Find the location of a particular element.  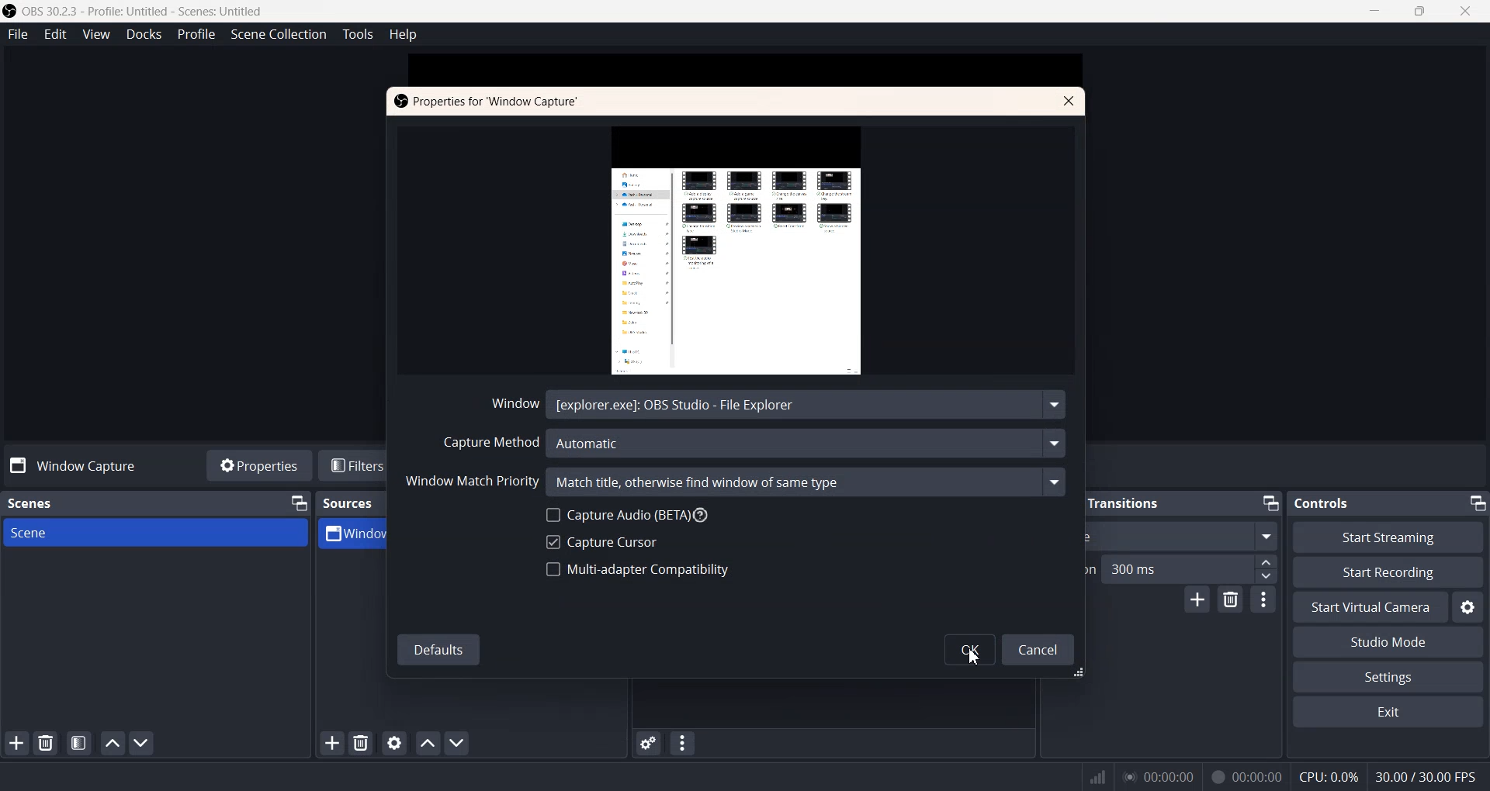

Window is located at coordinates (505, 400).